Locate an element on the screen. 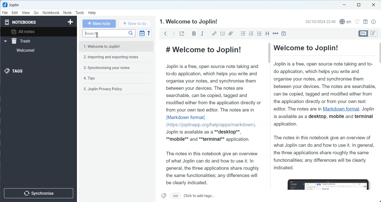  Code is located at coordinates (222, 33).